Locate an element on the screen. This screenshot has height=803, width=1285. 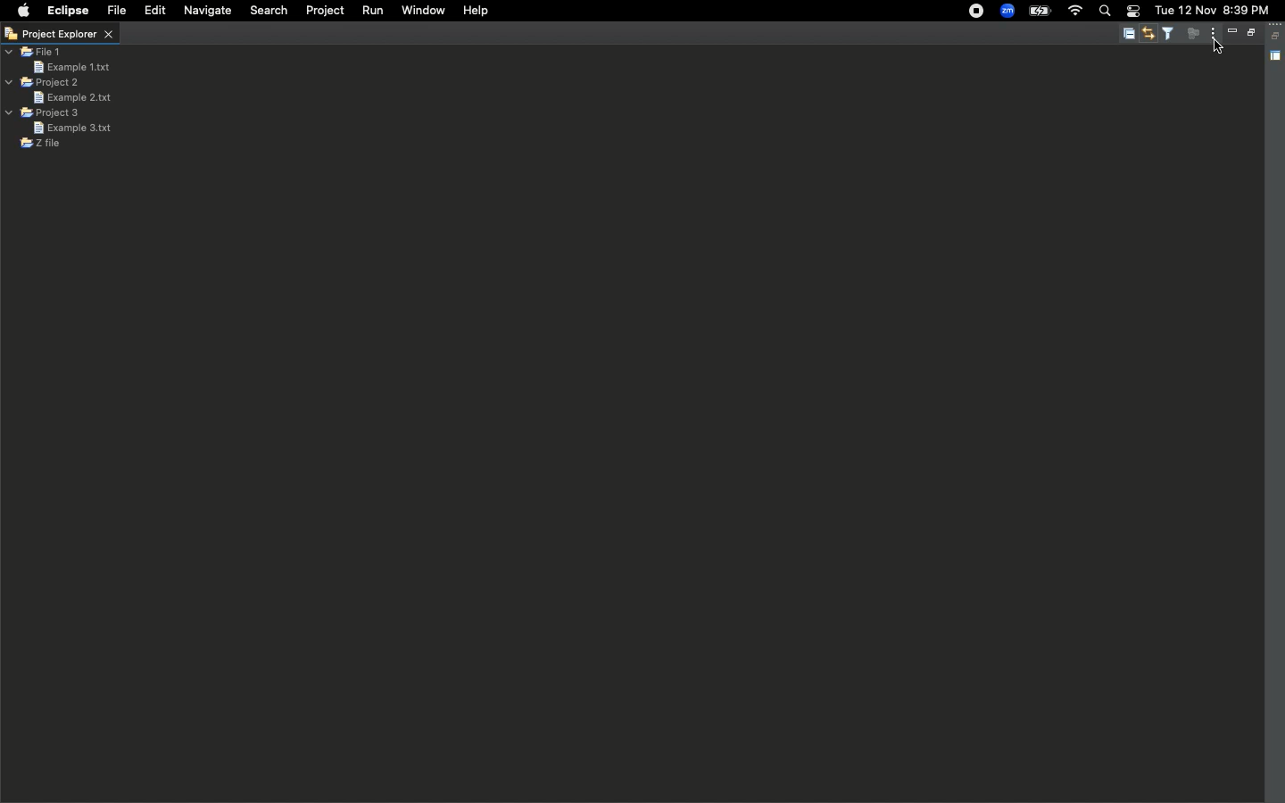
Zoom is located at coordinates (1007, 11).